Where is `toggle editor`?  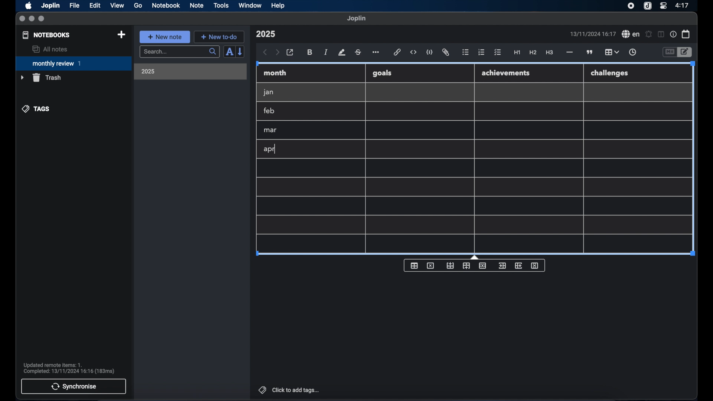 toggle editor is located at coordinates (669, 52).